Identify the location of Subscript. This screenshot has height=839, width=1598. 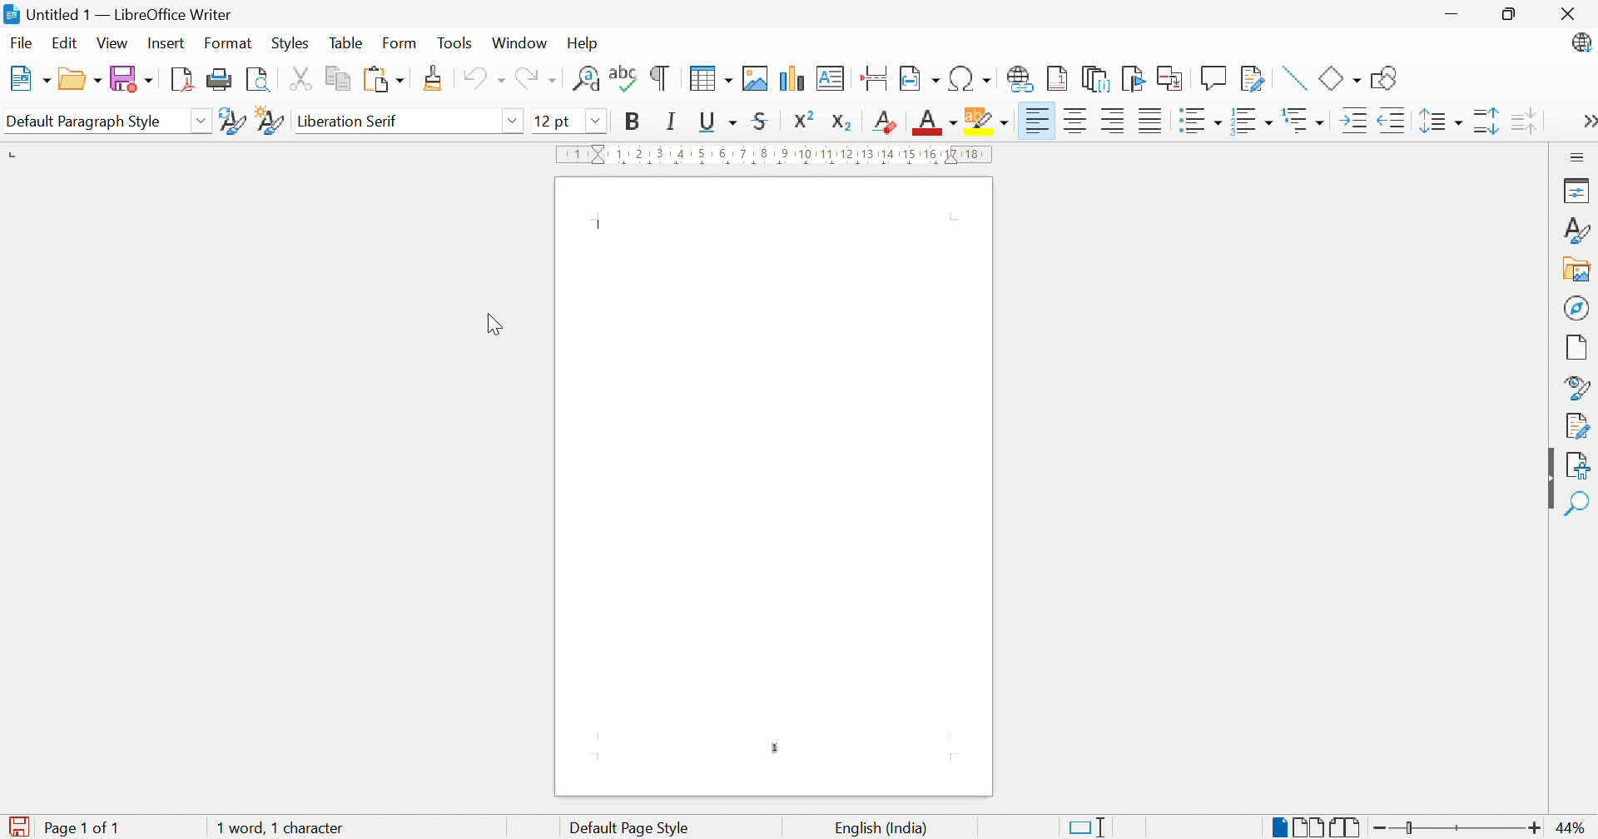
(883, 123).